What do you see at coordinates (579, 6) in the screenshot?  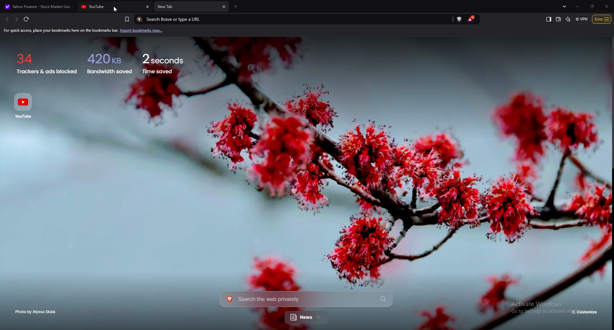 I see `minimize` at bounding box center [579, 6].